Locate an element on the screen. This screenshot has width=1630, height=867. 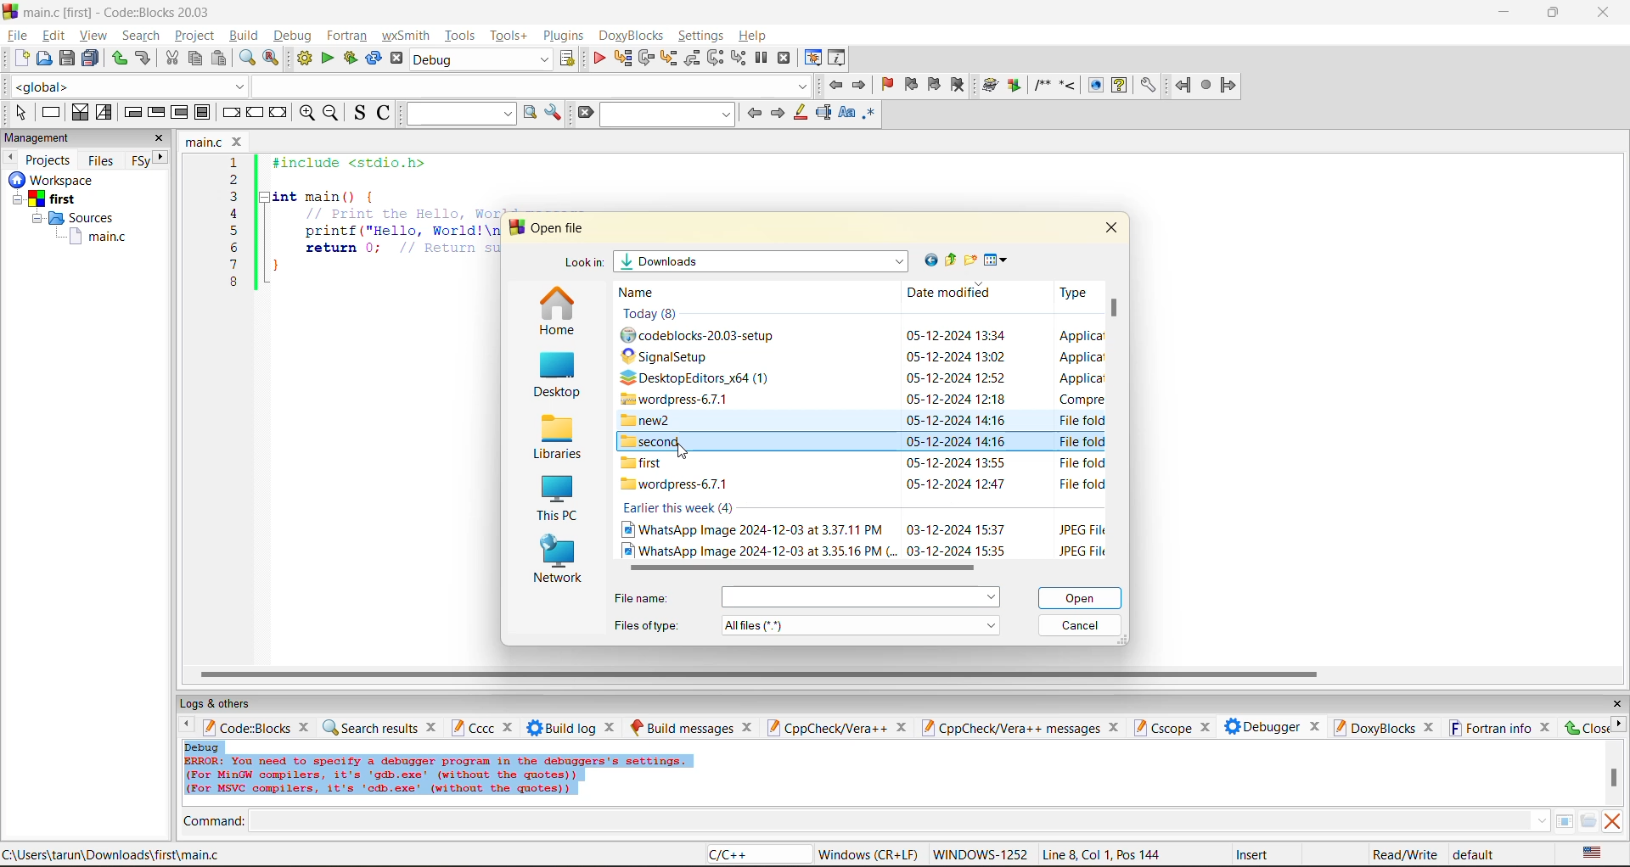
close is located at coordinates (510, 728).